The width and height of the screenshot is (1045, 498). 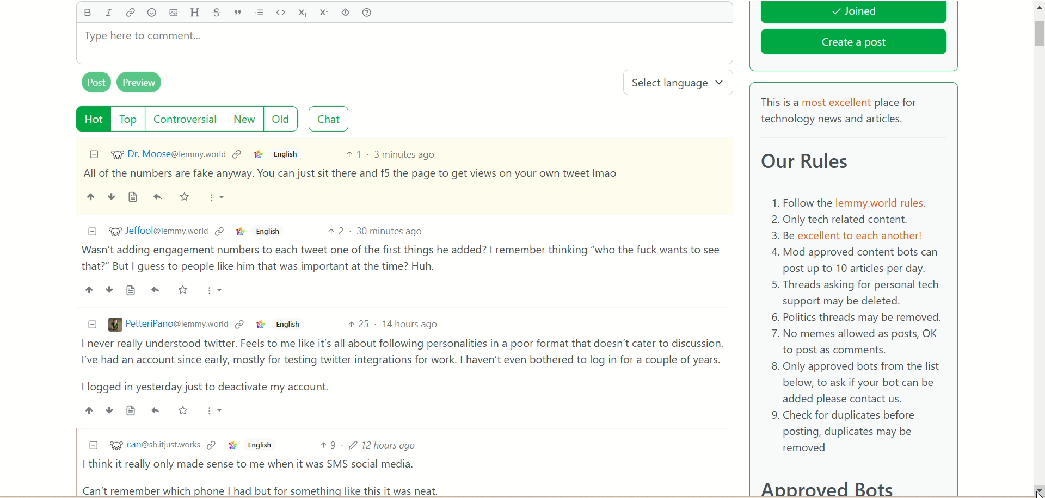 What do you see at coordinates (325, 11) in the screenshot?
I see `superscript` at bounding box center [325, 11].